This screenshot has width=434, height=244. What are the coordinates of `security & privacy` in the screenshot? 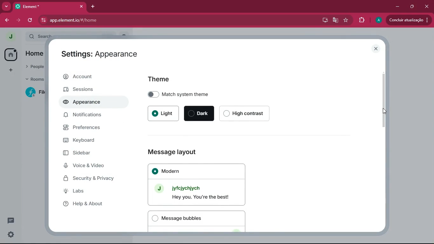 It's located at (91, 178).